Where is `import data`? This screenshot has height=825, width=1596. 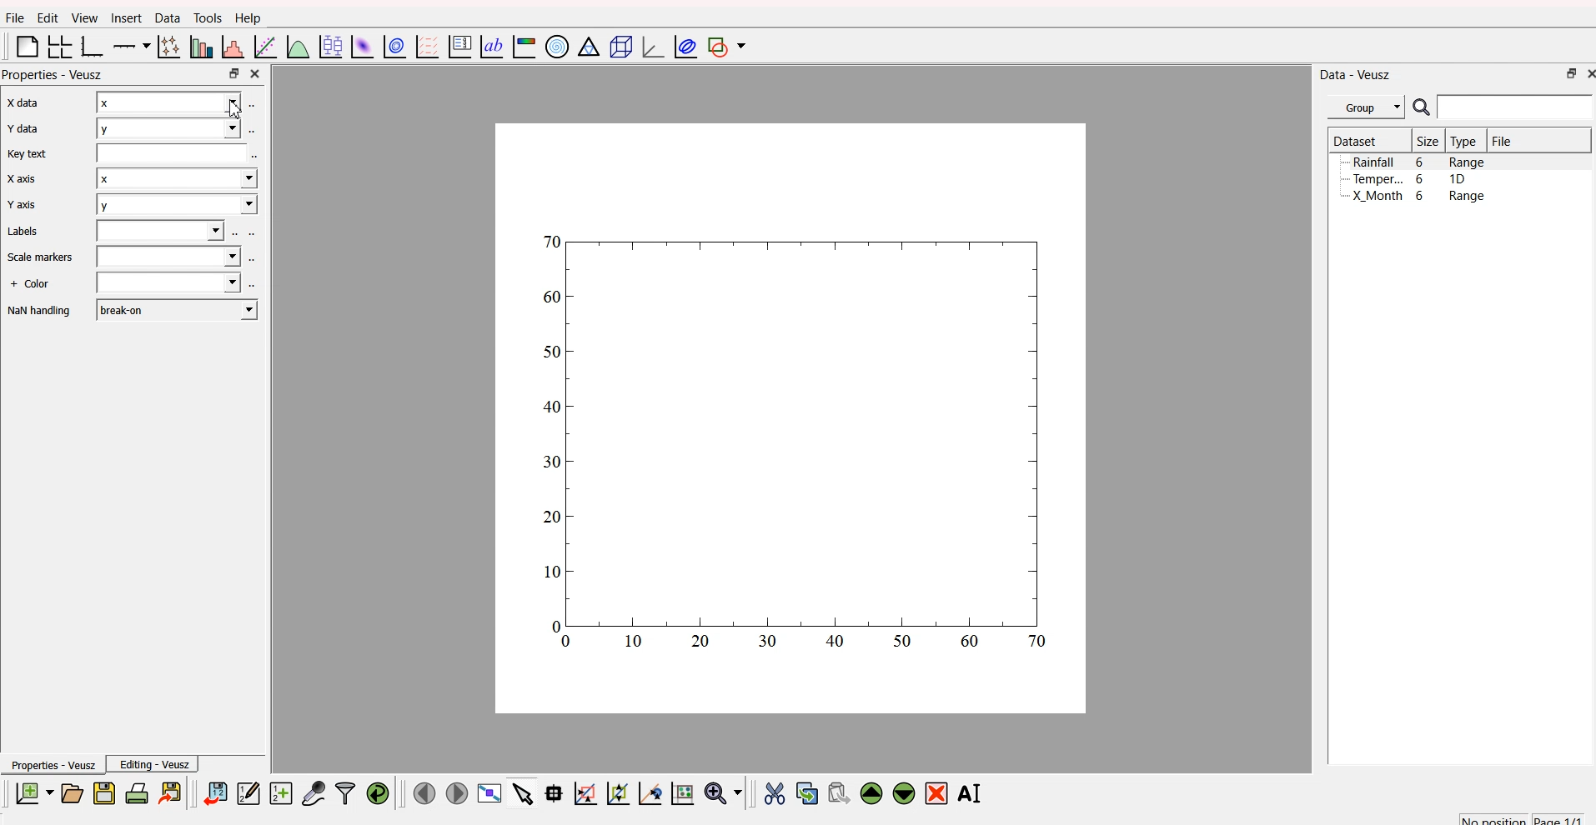
import data is located at coordinates (217, 794).